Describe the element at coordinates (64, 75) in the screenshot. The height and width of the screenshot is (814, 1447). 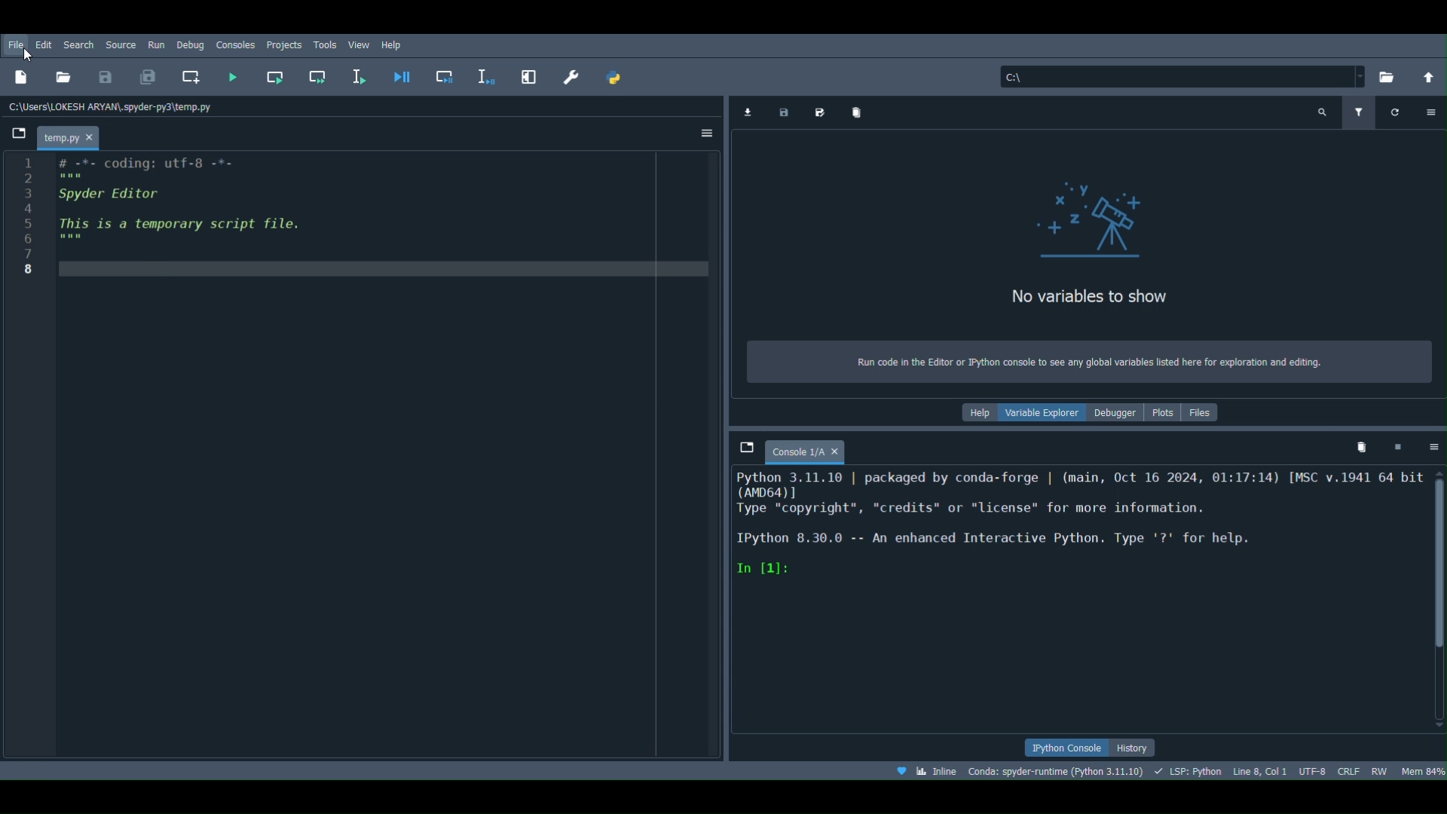
I see `Open file (Ctrl + O)` at that location.